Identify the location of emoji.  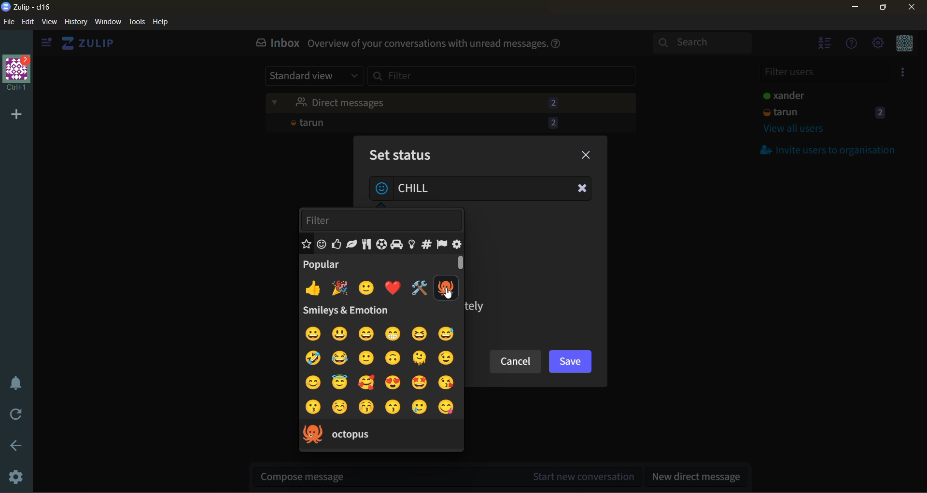
(313, 382).